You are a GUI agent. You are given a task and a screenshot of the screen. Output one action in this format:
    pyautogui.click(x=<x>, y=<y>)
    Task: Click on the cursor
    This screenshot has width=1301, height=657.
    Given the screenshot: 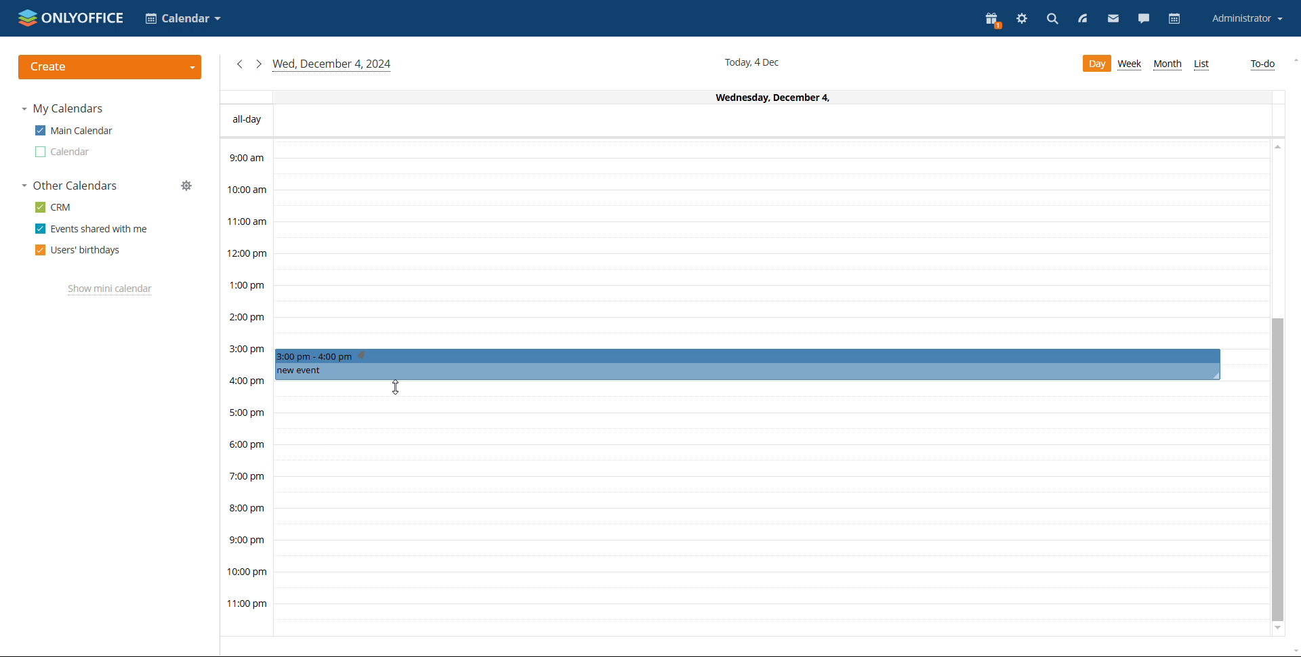 What is the action you would take?
    pyautogui.click(x=396, y=389)
    